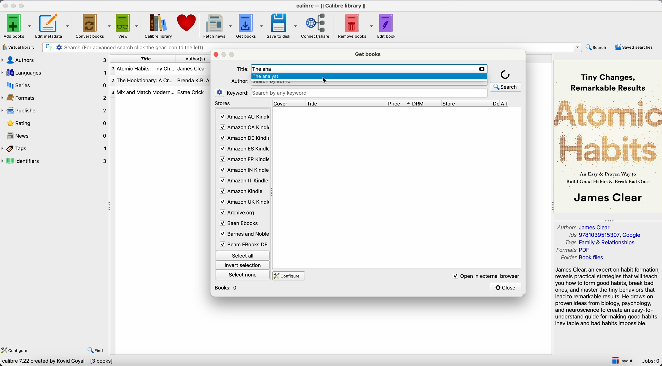 The height and width of the screenshot is (366, 662). What do you see at coordinates (634, 47) in the screenshot?
I see `saved searches` at bounding box center [634, 47].